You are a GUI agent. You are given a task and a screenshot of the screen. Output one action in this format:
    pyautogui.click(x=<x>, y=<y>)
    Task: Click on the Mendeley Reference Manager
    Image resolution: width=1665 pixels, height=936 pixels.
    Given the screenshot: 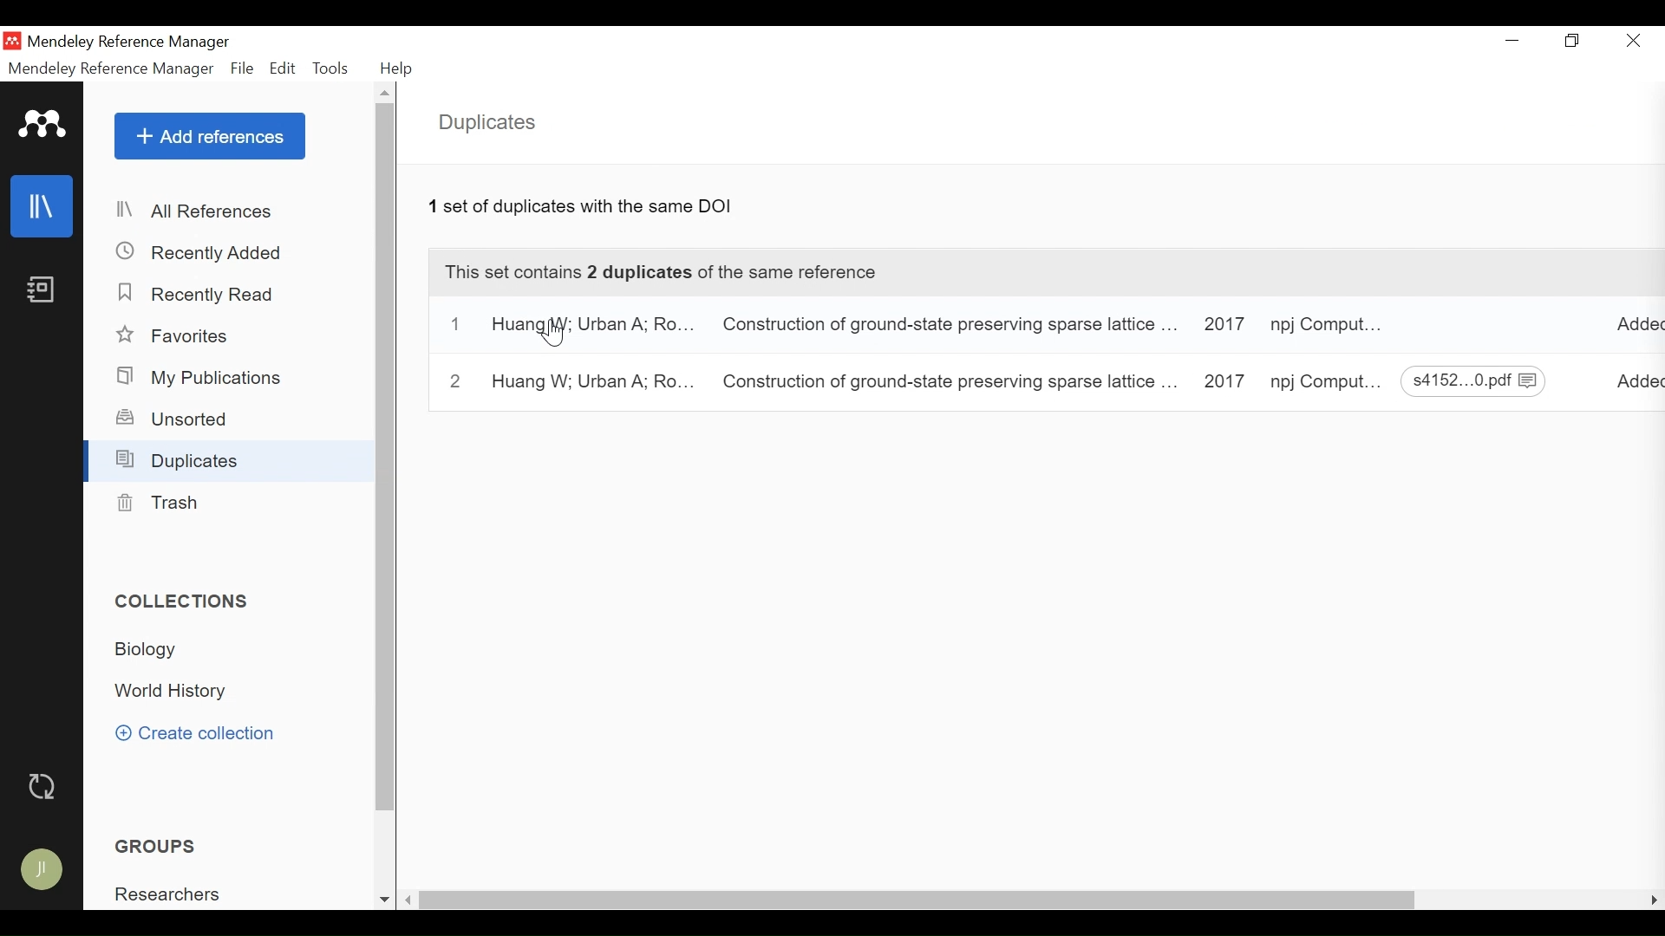 What is the action you would take?
    pyautogui.click(x=112, y=69)
    